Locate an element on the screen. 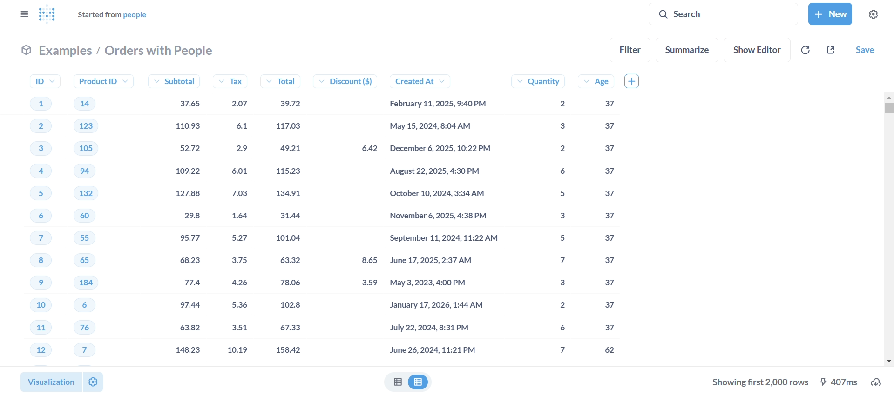 The height and width of the screenshot is (395, 894). download is located at coordinates (793, 382).